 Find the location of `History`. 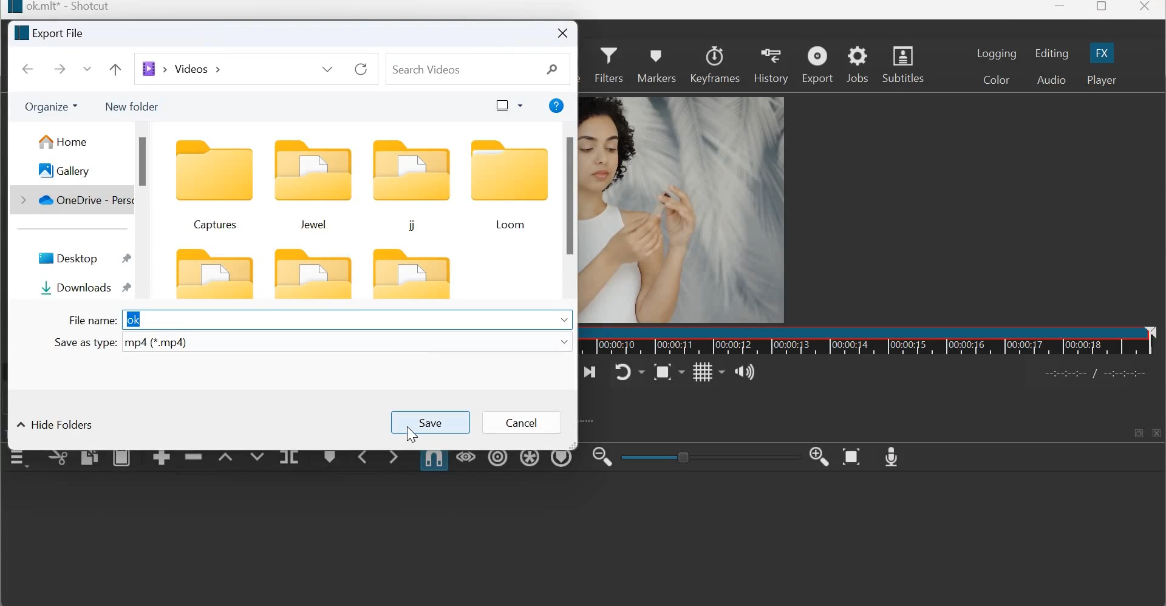

History is located at coordinates (770, 64).